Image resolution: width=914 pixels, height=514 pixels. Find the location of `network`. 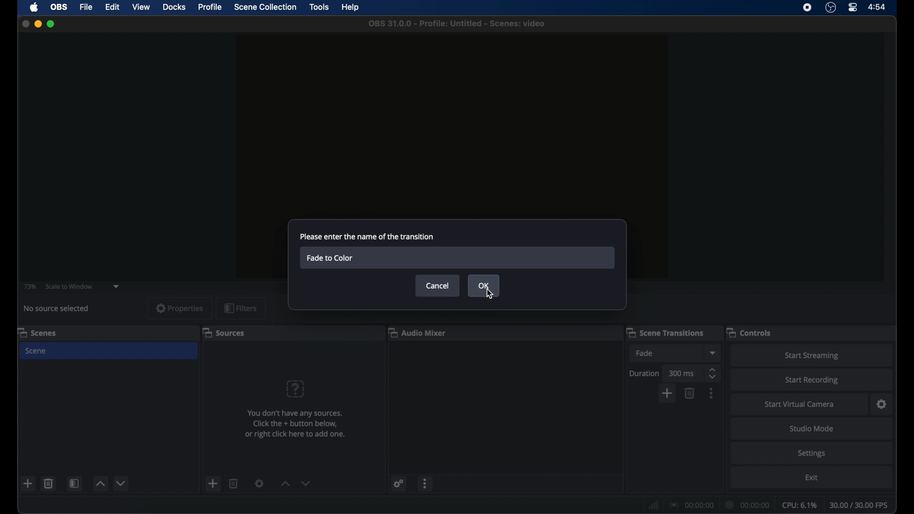

network is located at coordinates (653, 504).